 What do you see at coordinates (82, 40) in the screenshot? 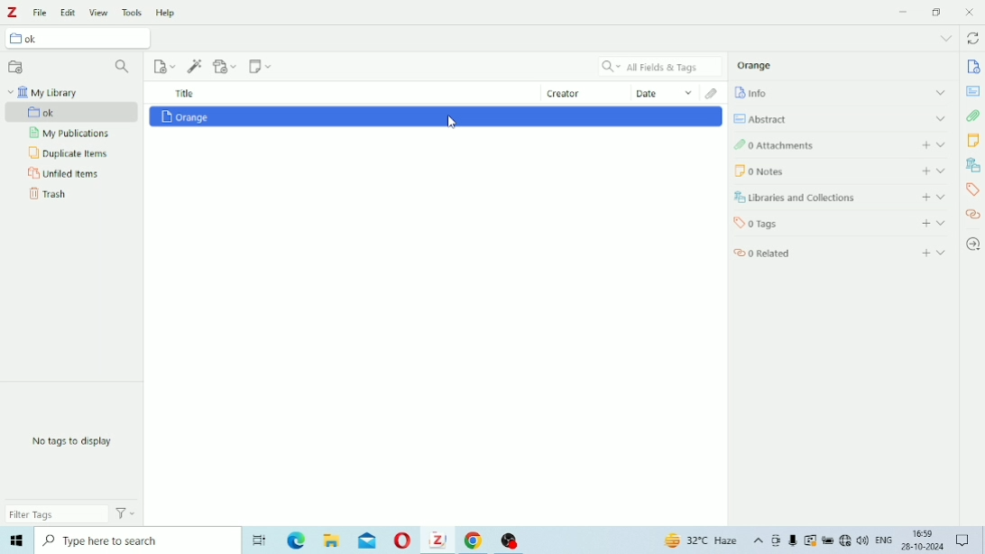
I see `ok` at bounding box center [82, 40].